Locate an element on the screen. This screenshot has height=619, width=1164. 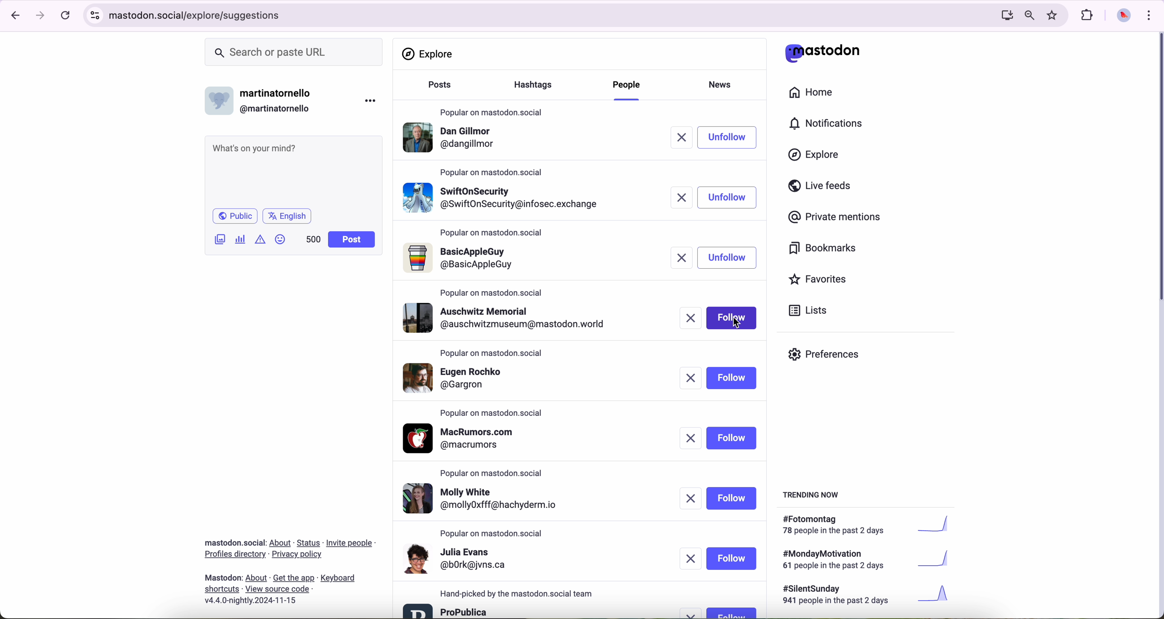
remove is located at coordinates (685, 258).